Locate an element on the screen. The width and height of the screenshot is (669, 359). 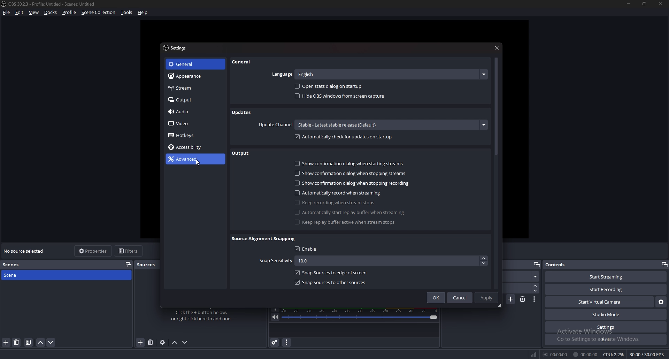
exit is located at coordinates (606, 339).